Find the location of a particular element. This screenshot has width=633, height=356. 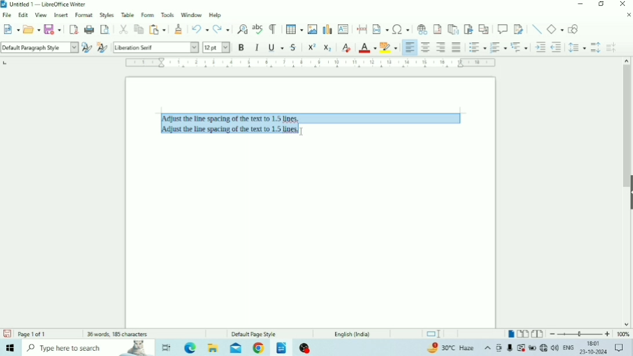

Styles is located at coordinates (107, 14).